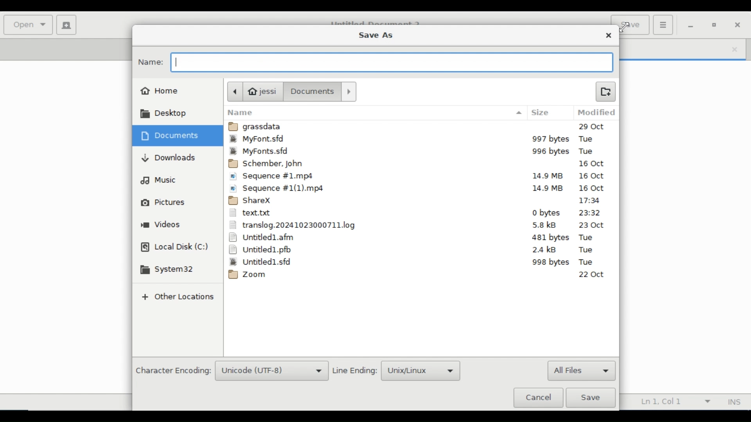 The width and height of the screenshot is (751, 422). Describe the element at coordinates (174, 248) in the screenshot. I see `Local Disk(C)` at that location.